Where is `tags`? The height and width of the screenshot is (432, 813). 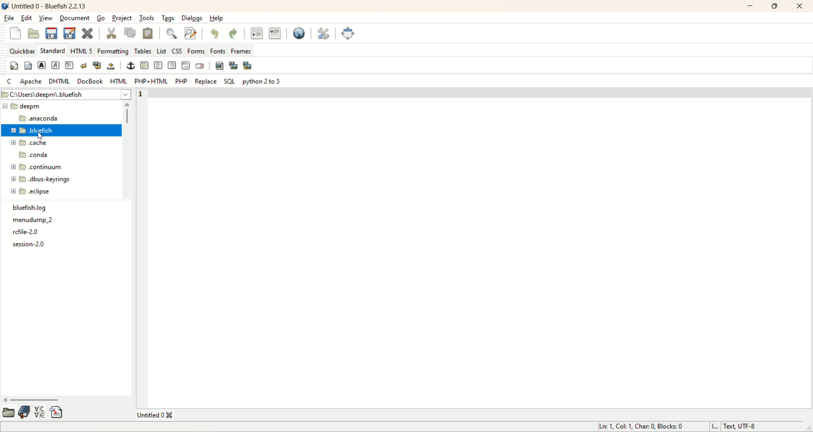
tags is located at coordinates (168, 18).